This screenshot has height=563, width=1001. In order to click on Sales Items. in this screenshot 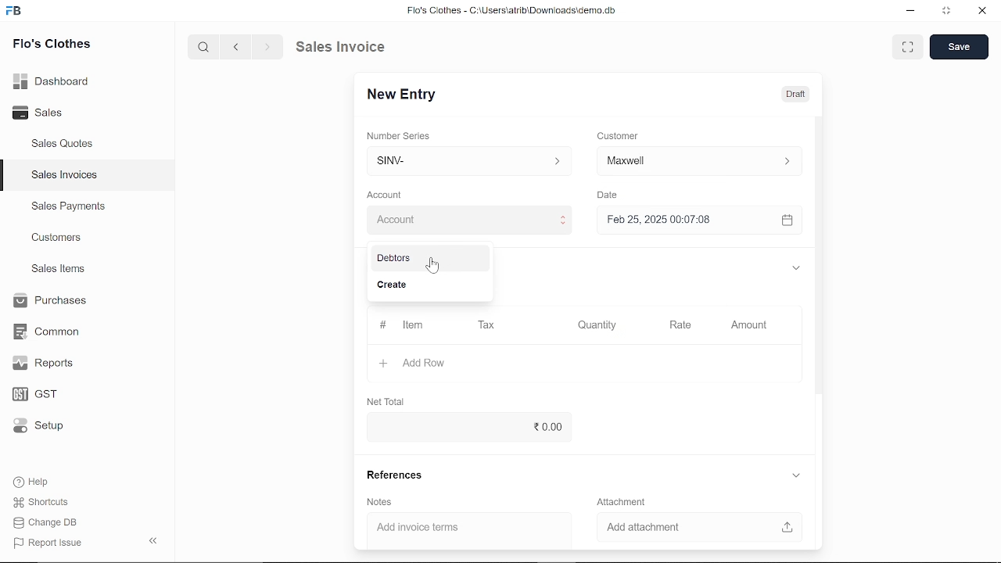, I will do `click(59, 270)`.